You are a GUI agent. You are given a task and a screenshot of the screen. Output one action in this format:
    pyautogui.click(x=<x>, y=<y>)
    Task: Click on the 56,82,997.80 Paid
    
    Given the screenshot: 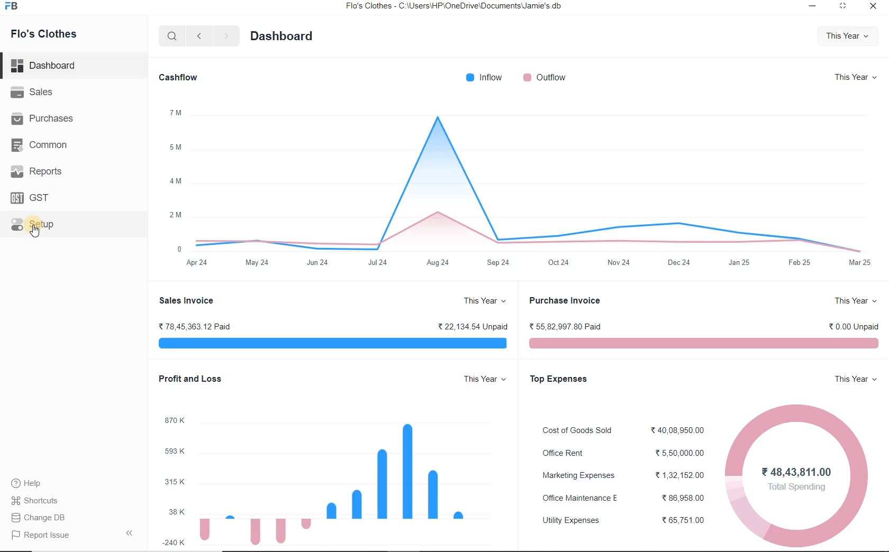 What is the action you would take?
    pyautogui.click(x=566, y=326)
    